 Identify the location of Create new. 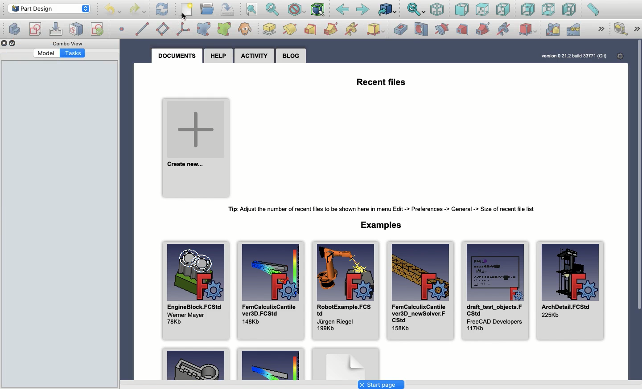
(193, 147).